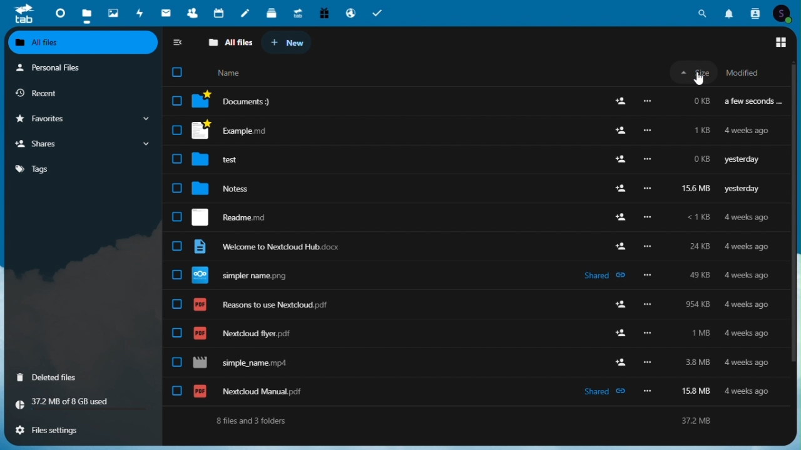 The width and height of the screenshot is (801, 450). I want to click on deck, so click(272, 11).